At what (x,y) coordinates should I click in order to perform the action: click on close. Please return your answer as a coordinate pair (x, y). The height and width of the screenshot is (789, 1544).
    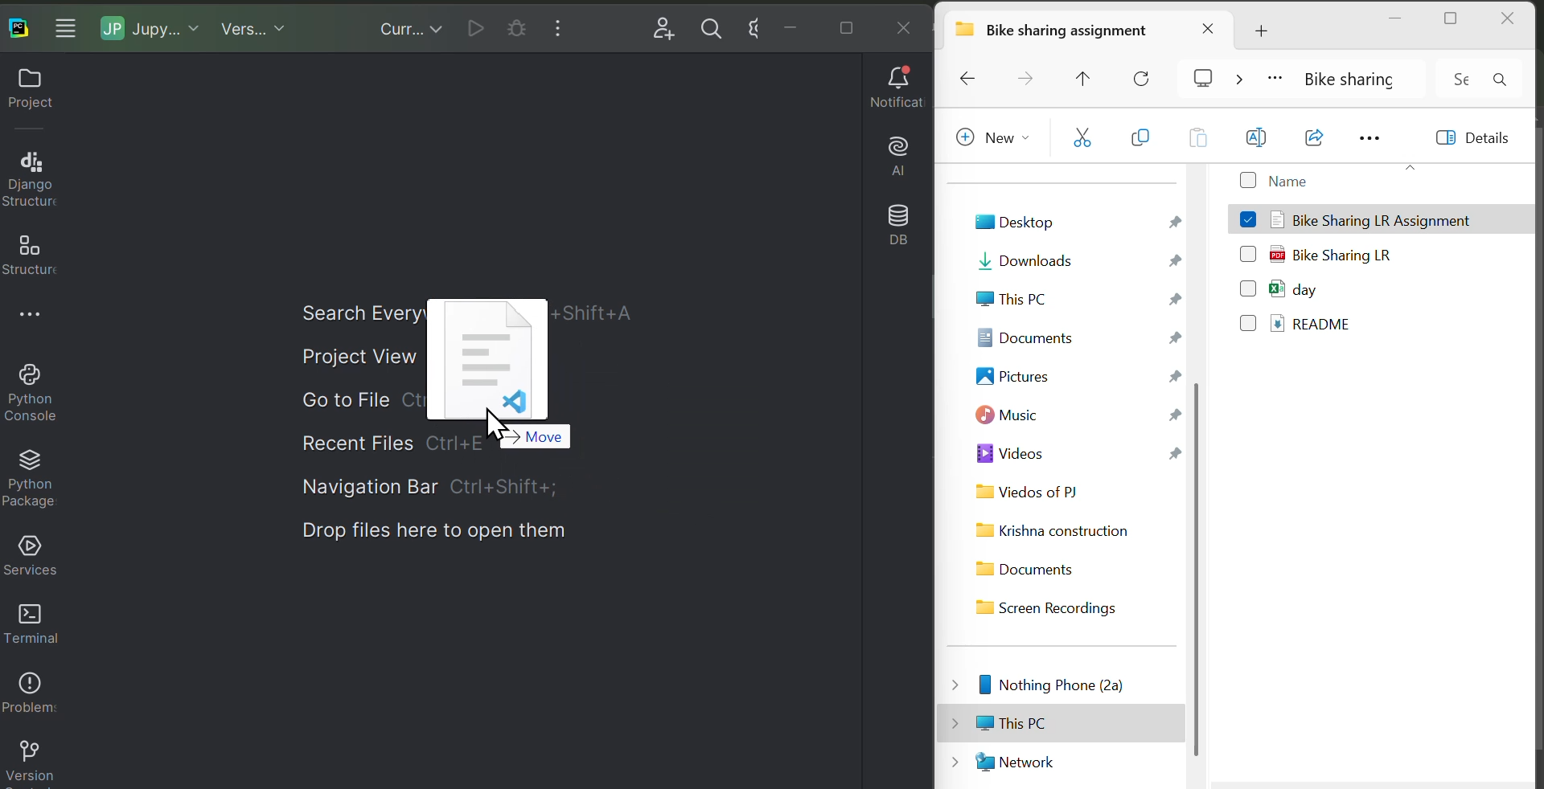
    Looking at the image, I should click on (1509, 21).